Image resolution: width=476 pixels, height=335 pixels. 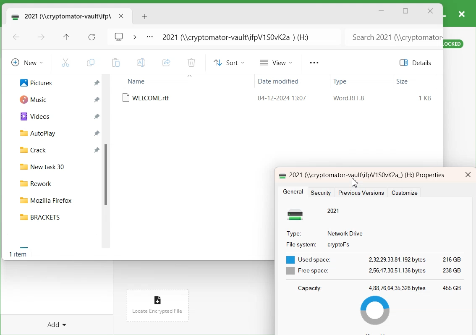 I want to click on icon, so click(x=298, y=215).